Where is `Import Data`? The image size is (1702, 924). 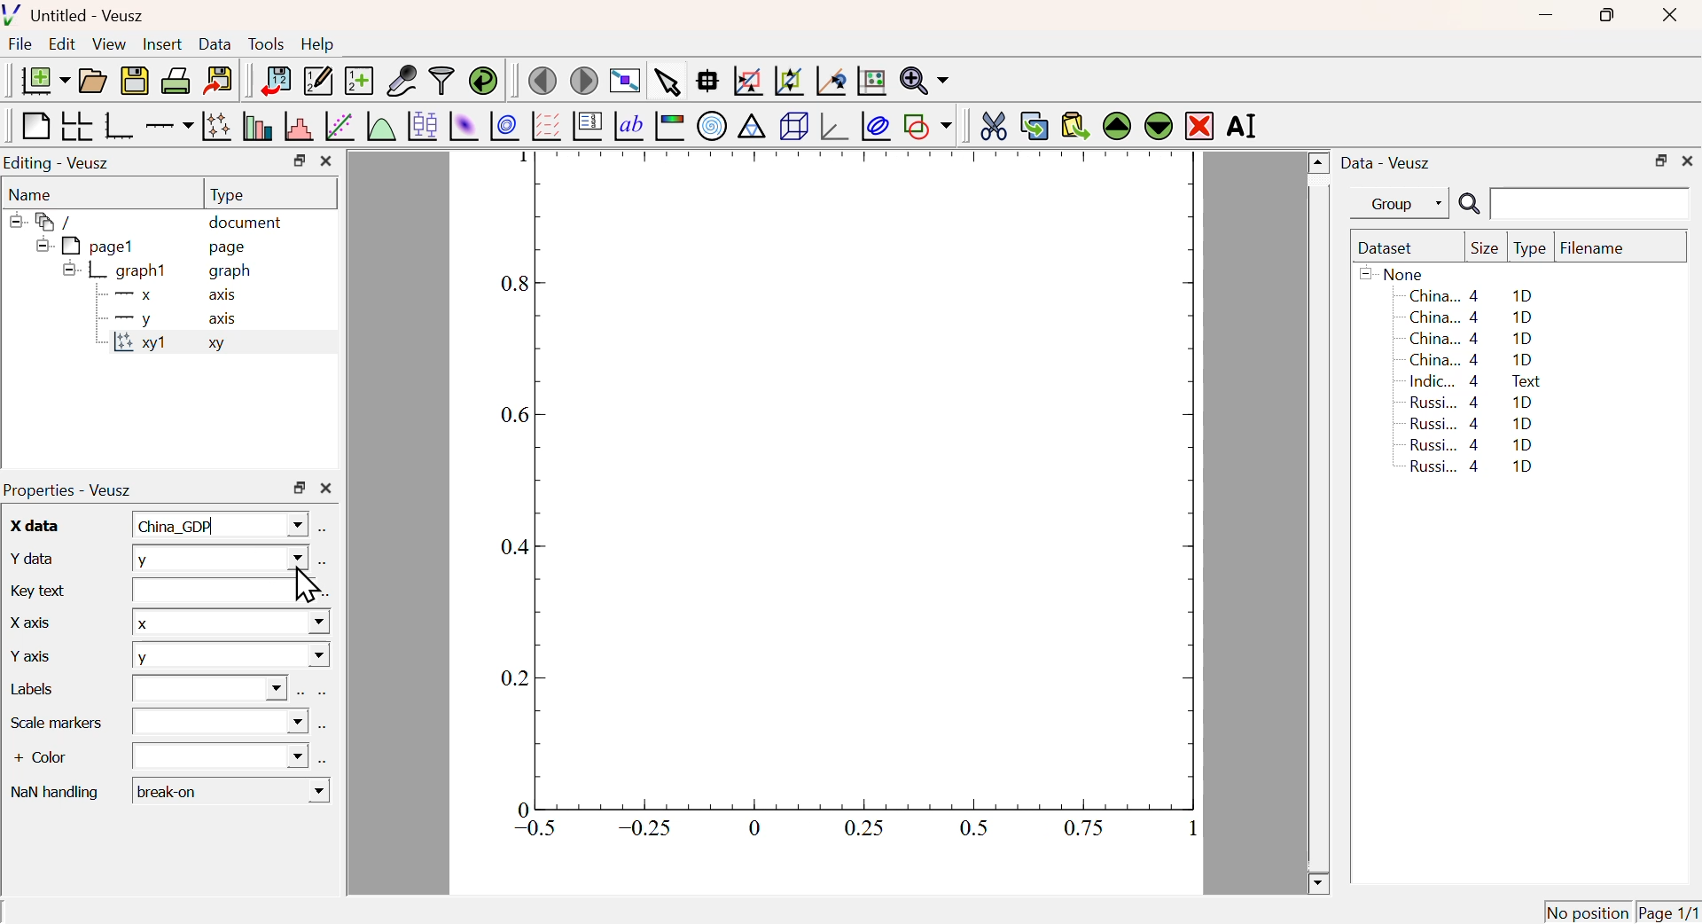 Import Data is located at coordinates (275, 81).